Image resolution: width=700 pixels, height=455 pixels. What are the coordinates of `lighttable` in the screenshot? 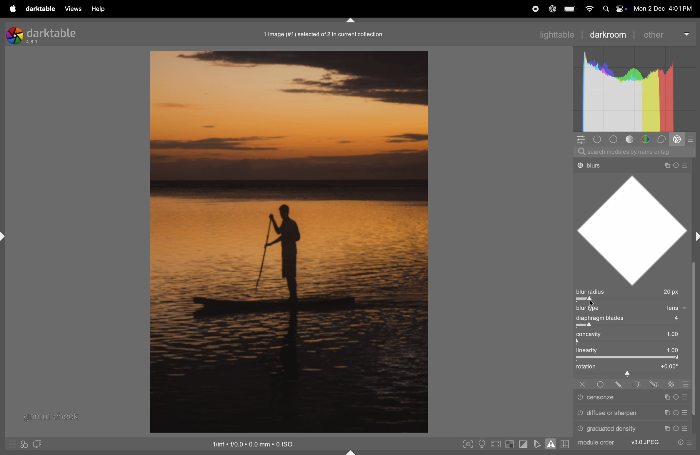 It's located at (544, 34).